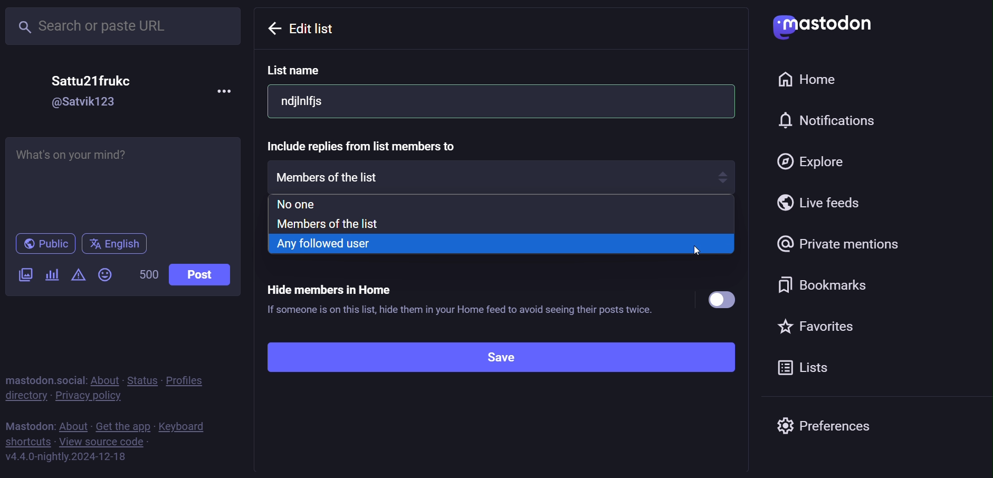  What do you see at coordinates (25, 395) in the screenshot?
I see `directory` at bounding box center [25, 395].